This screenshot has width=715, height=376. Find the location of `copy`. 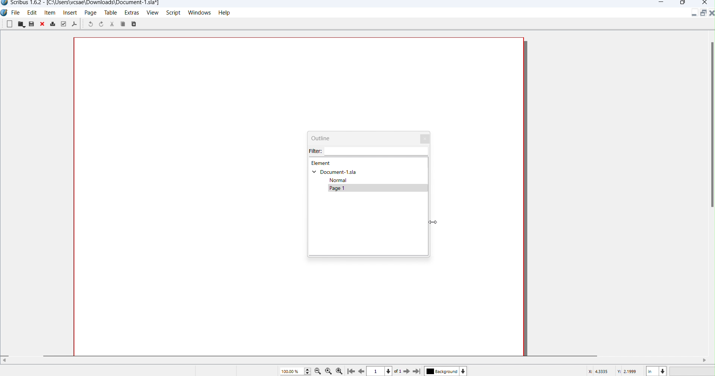

copy is located at coordinates (137, 24).